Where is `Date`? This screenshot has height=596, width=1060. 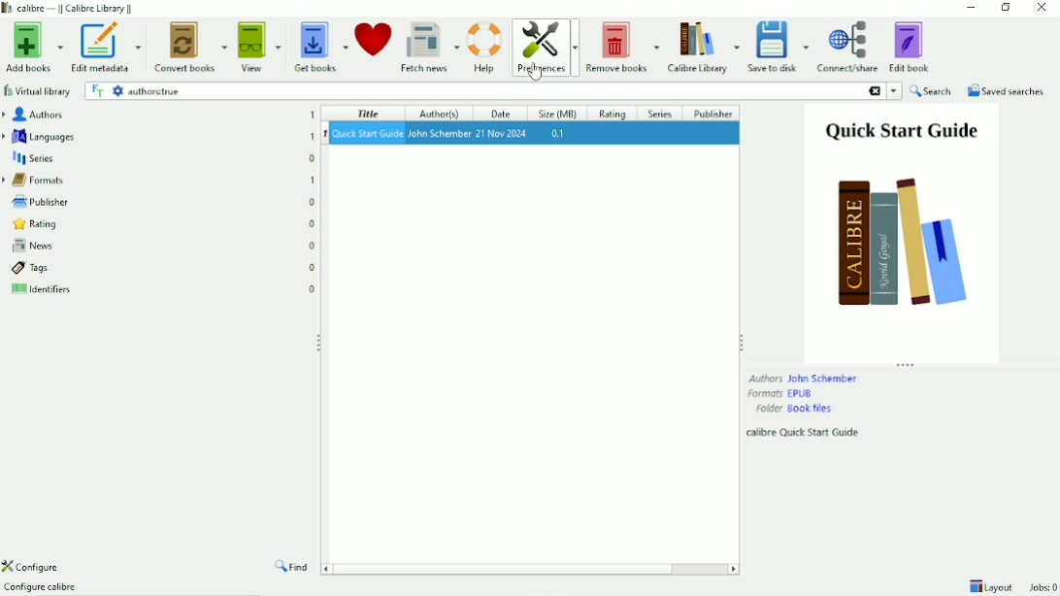 Date is located at coordinates (505, 113).